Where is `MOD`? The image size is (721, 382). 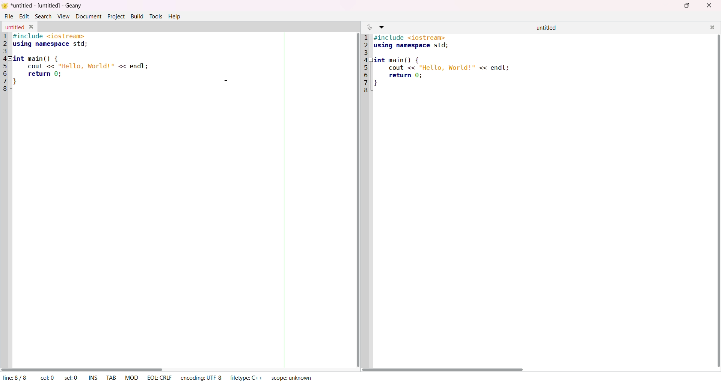 MOD is located at coordinates (133, 377).